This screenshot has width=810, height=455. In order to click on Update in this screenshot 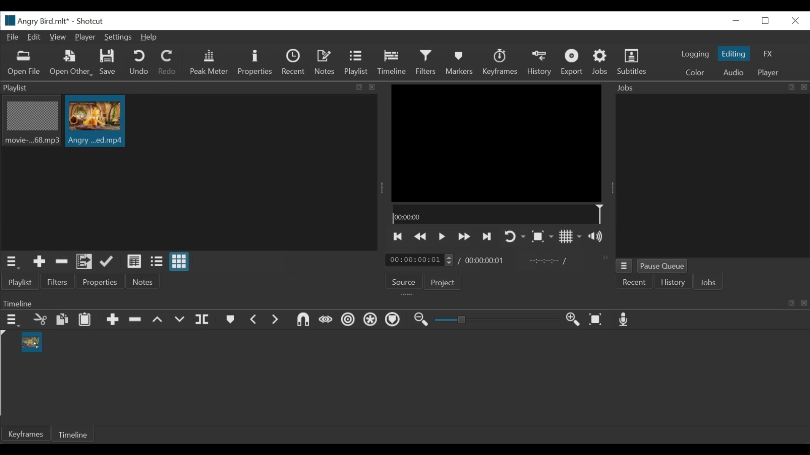, I will do `click(108, 262)`.